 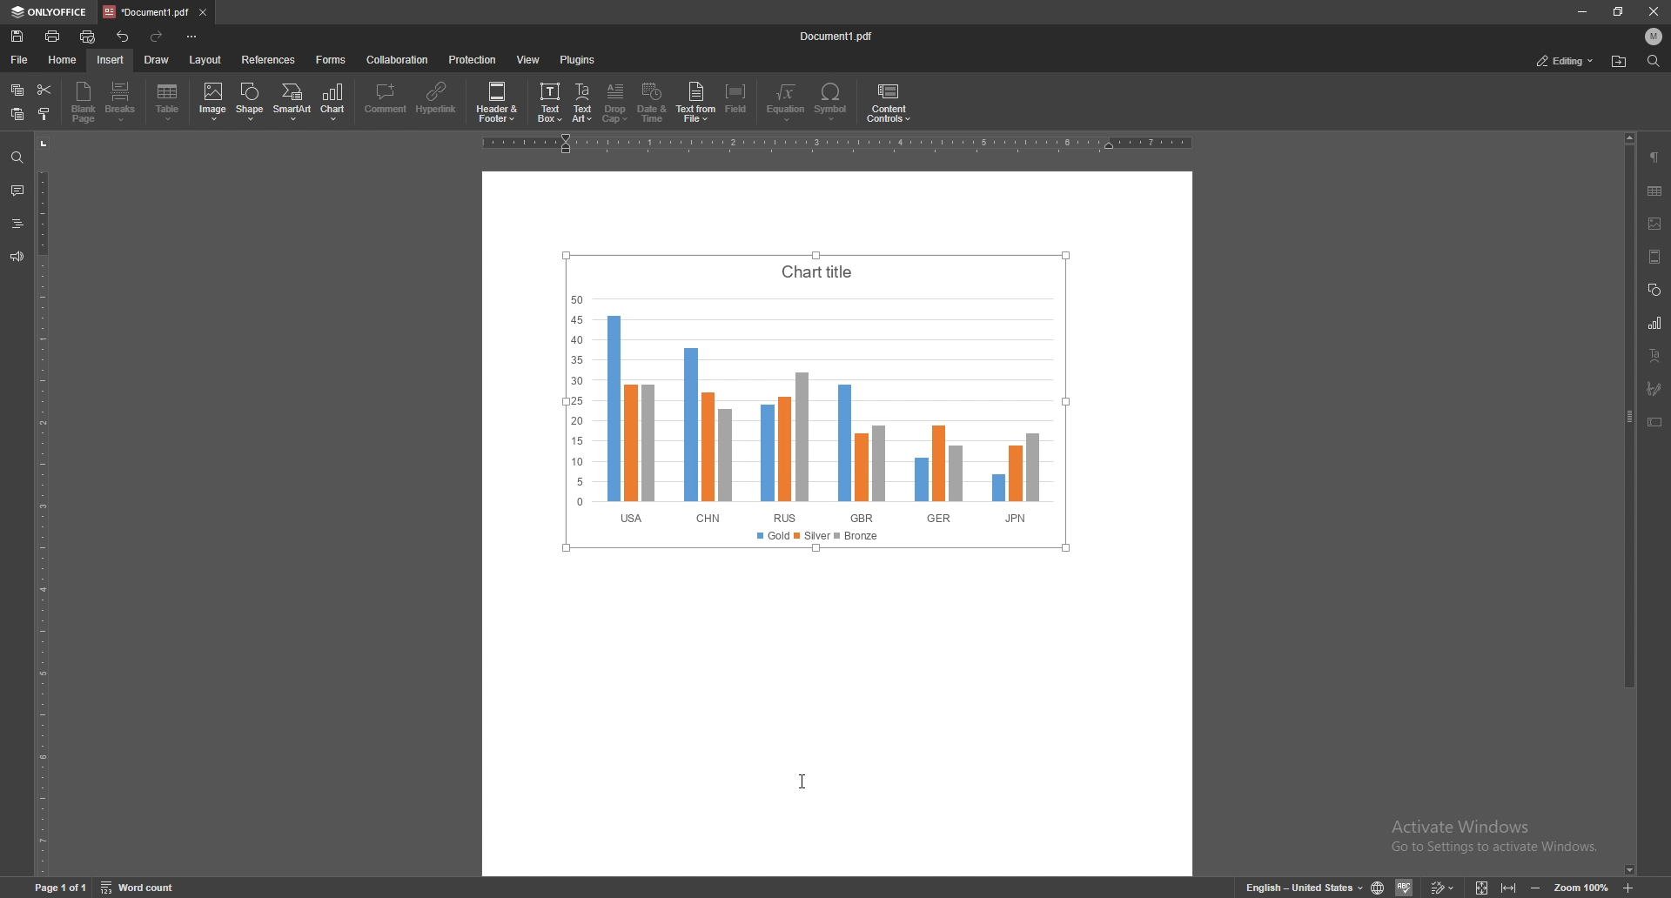 I want to click on find location, so click(x=1621, y=61).